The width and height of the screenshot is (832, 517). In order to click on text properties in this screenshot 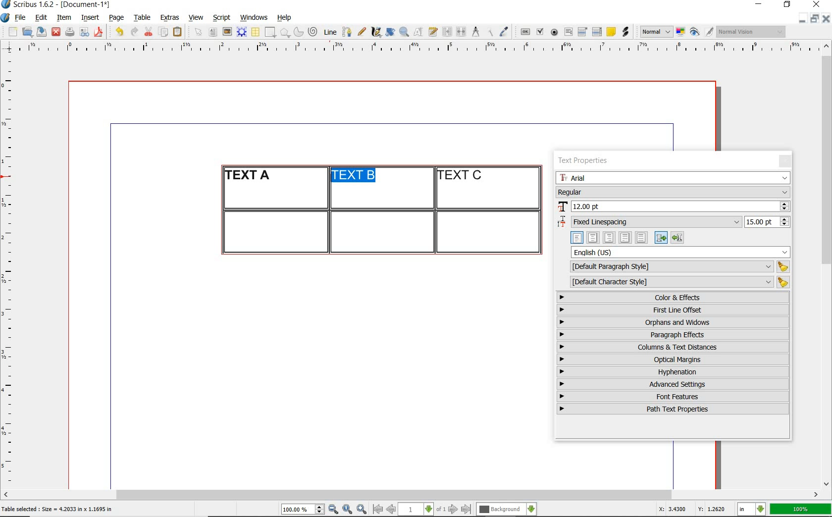, I will do `click(582, 162)`.